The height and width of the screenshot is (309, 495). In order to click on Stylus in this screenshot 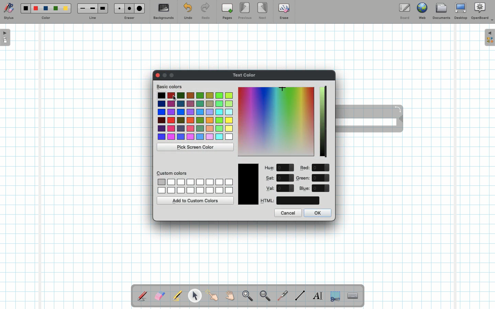, I will do `click(143, 296)`.